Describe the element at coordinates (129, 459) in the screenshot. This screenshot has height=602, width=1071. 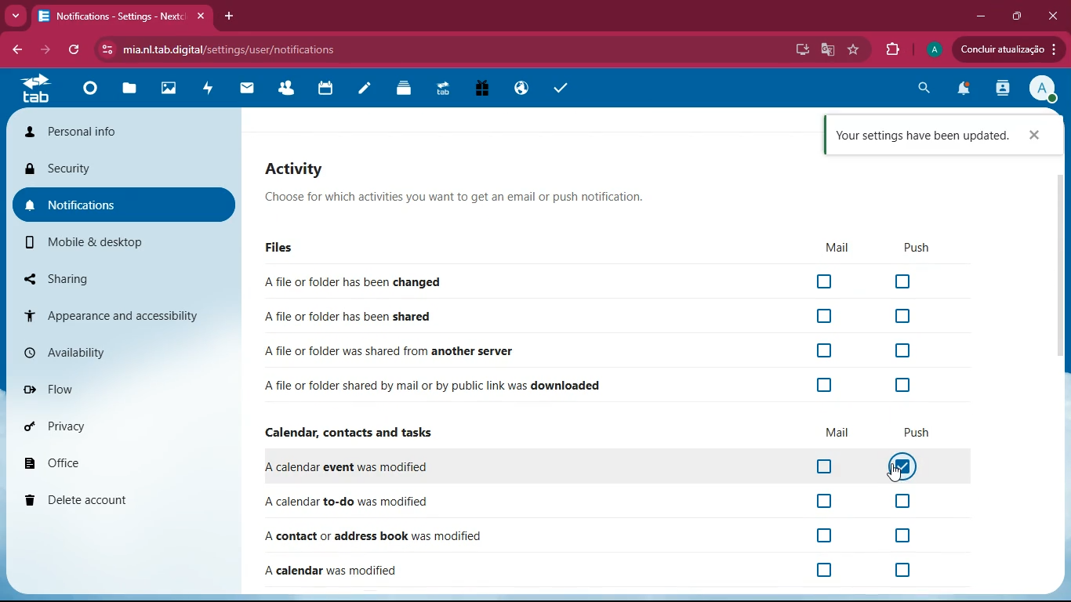
I see `office` at that location.